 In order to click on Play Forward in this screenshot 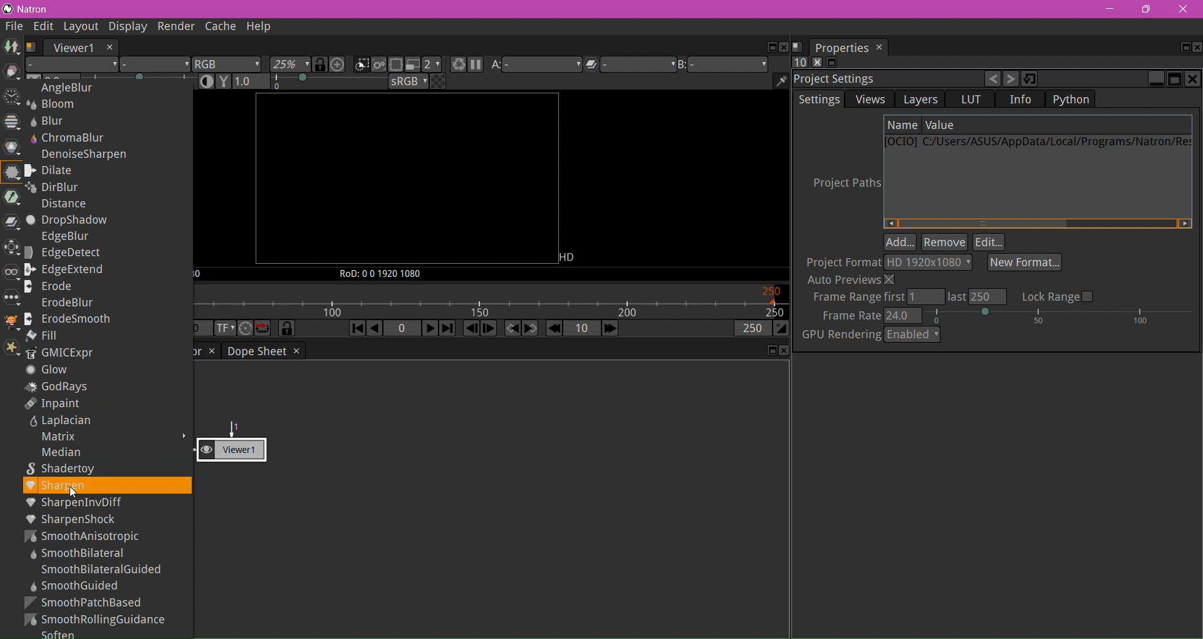, I will do `click(429, 328)`.